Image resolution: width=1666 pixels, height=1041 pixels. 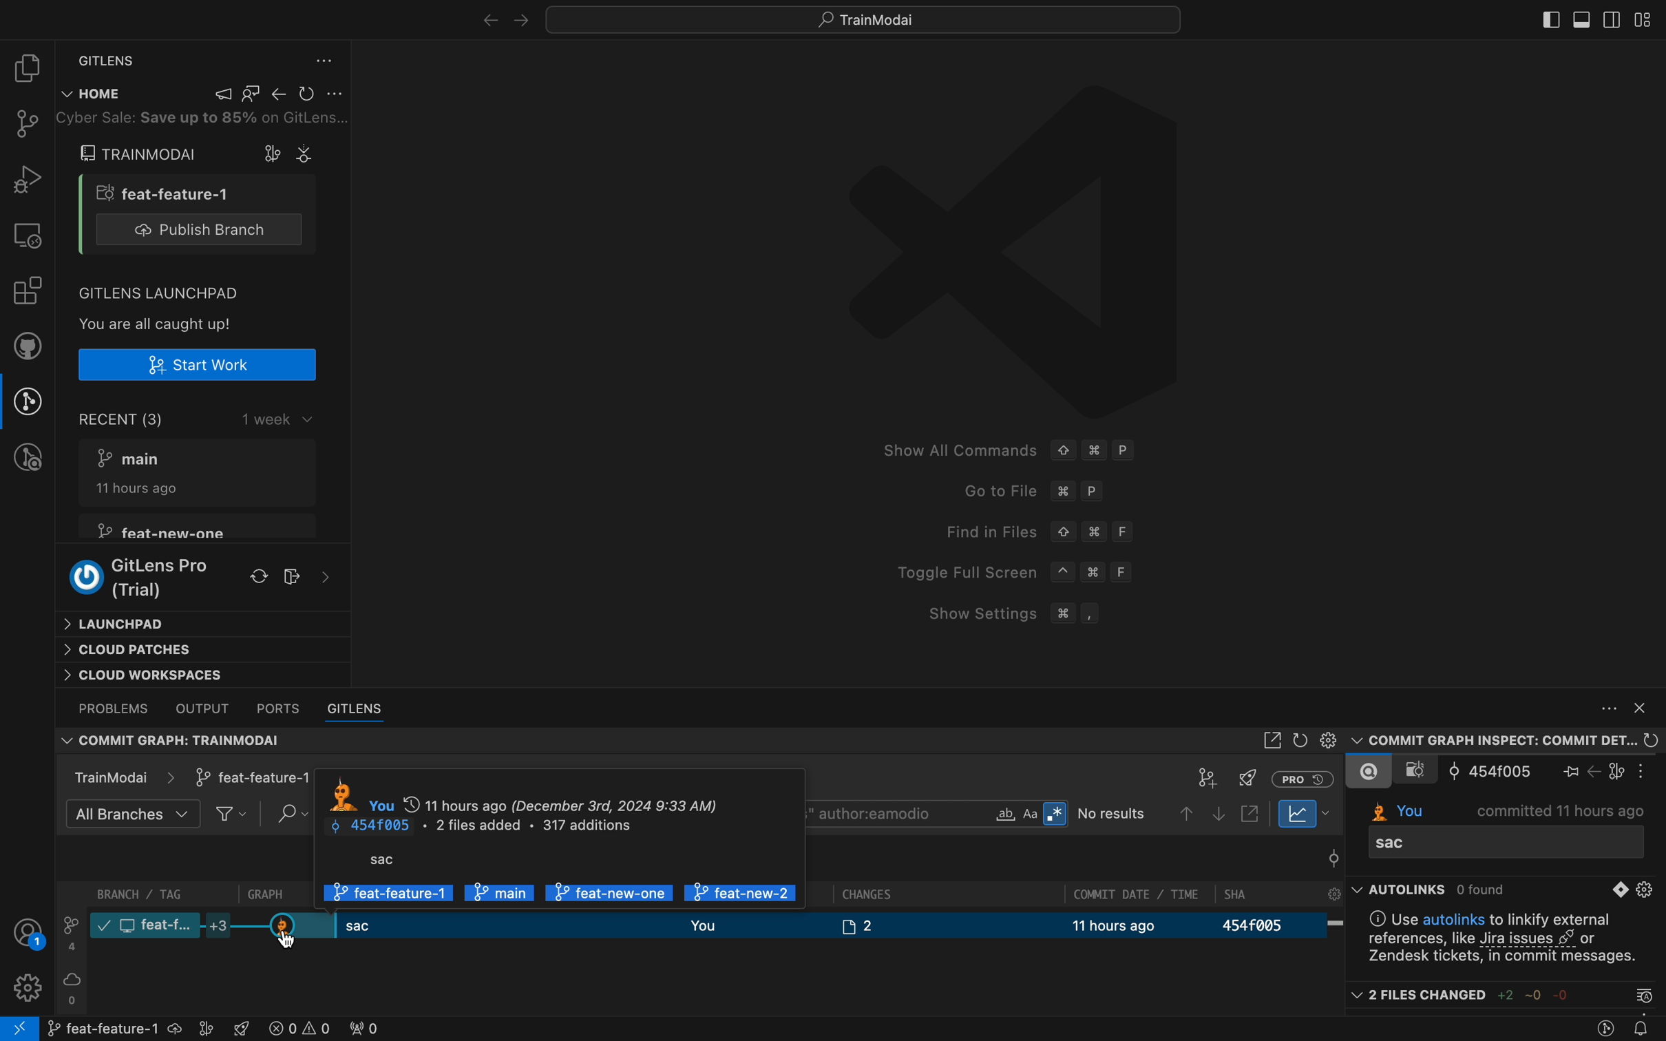 What do you see at coordinates (207, 228) in the screenshot?
I see `publish` at bounding box center [207, 228].